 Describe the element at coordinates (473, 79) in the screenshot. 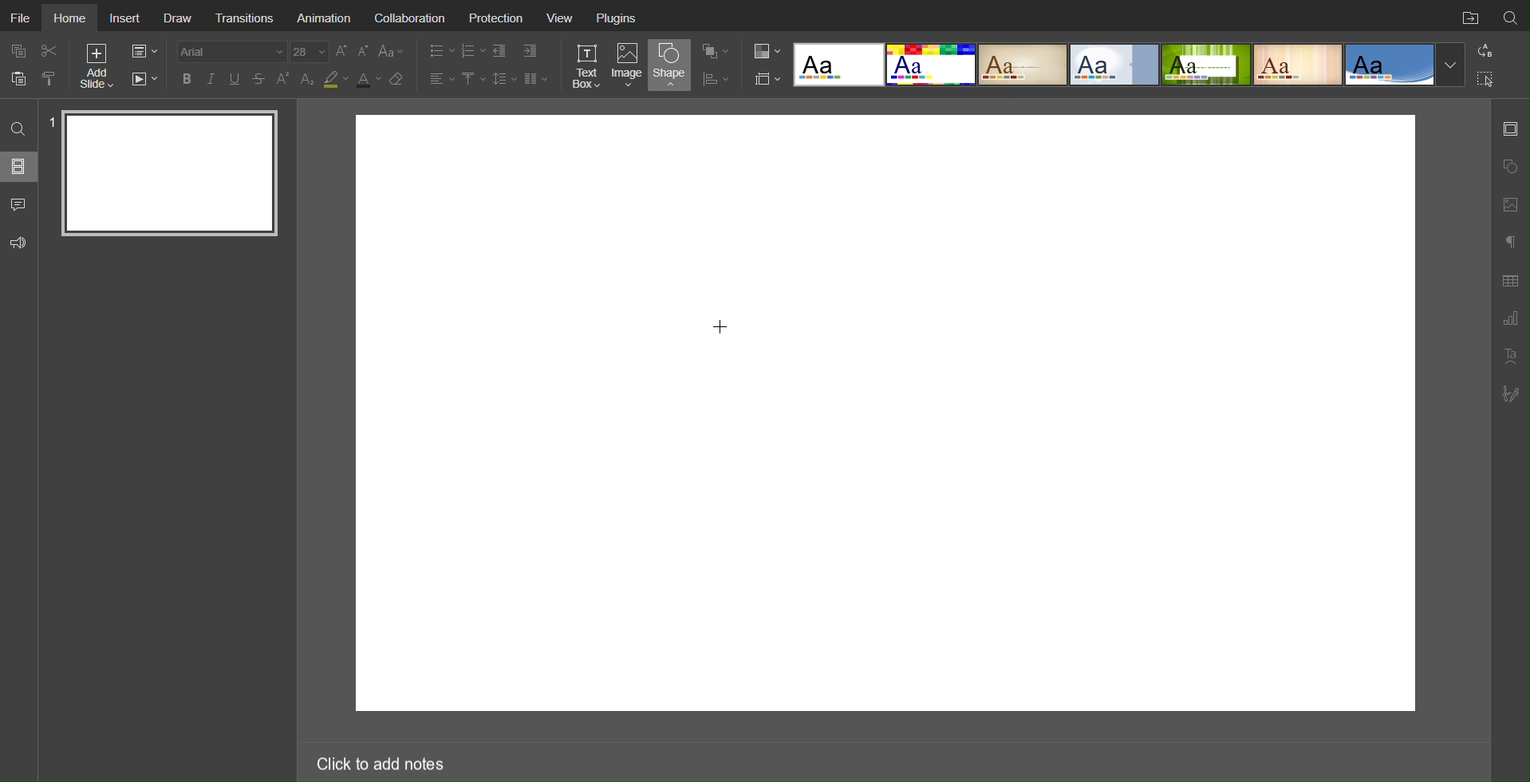

I see `Vertical Alignment` at that location.